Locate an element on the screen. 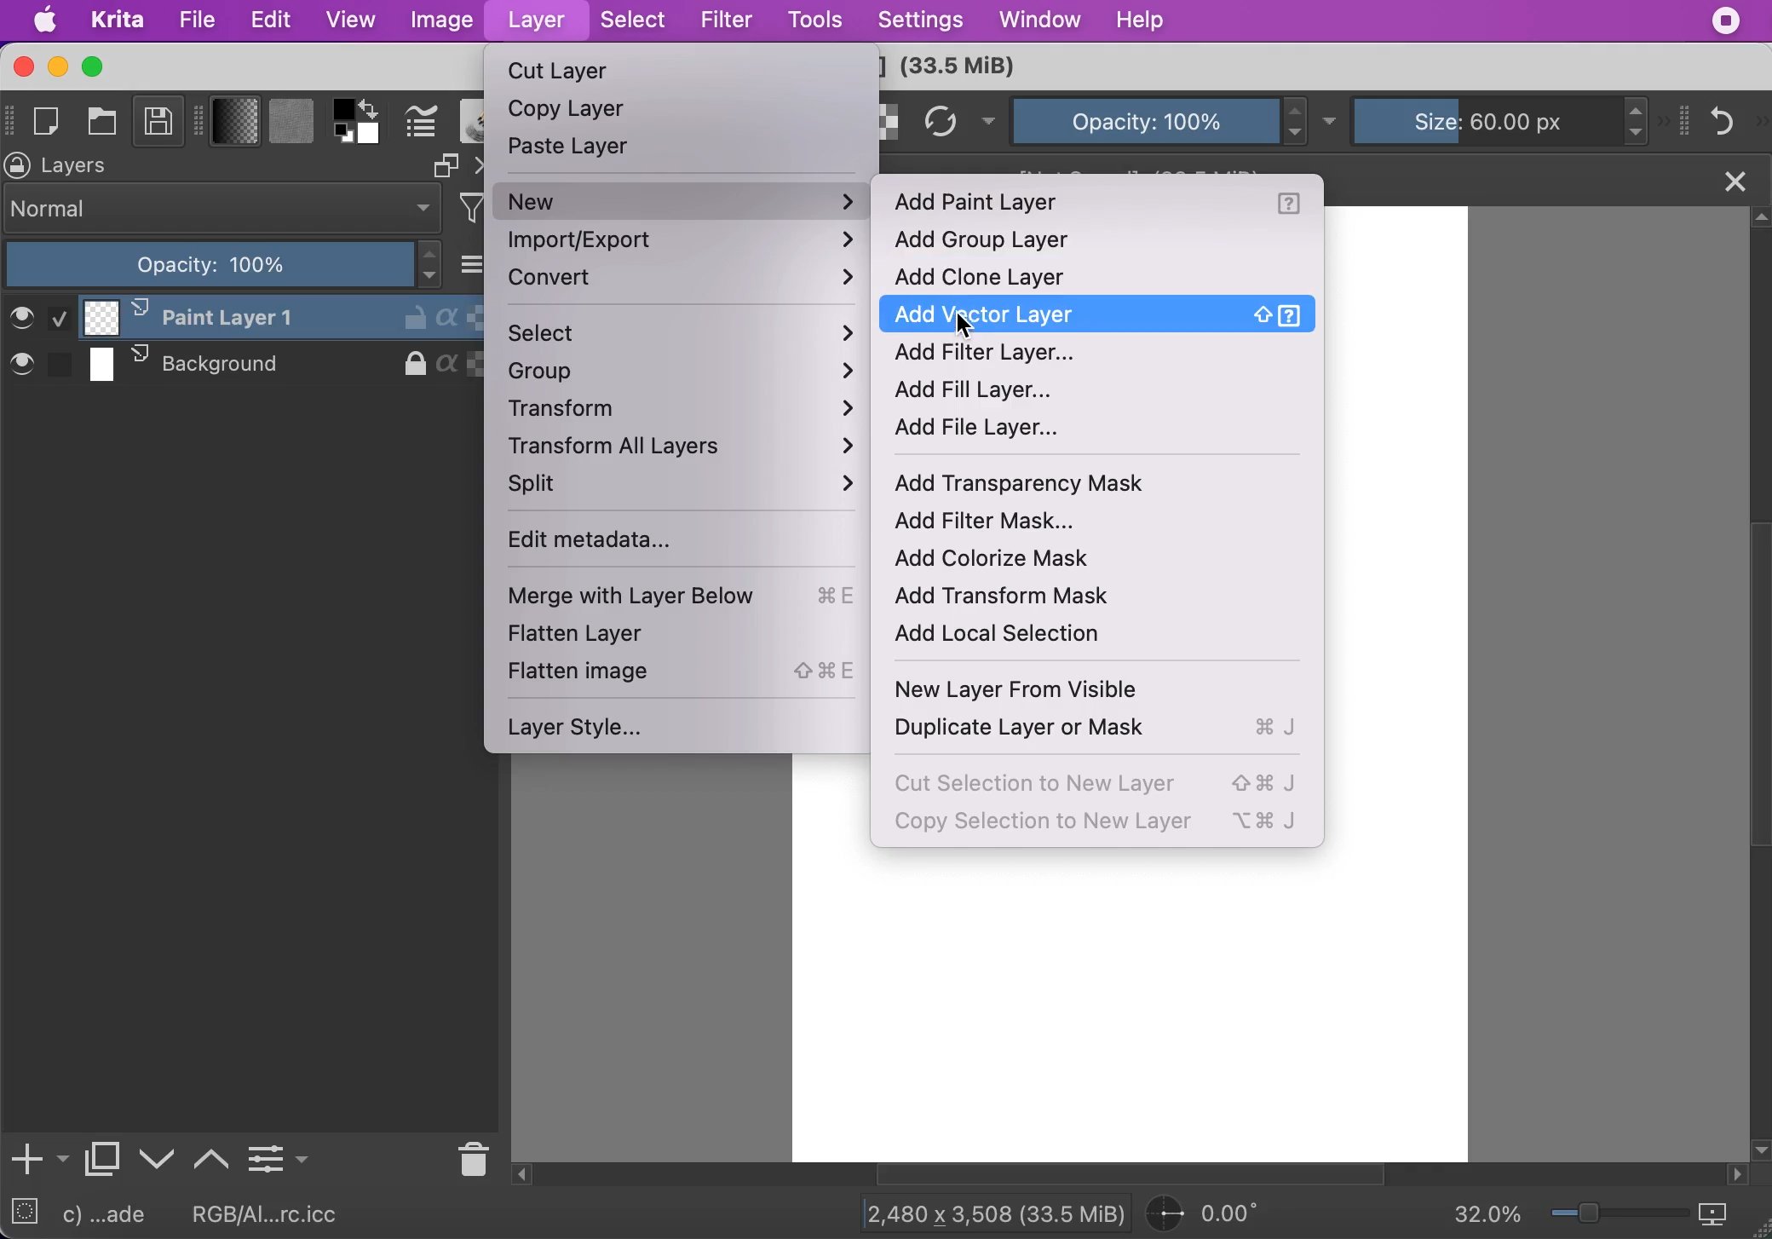 The width and height of the screenshot is (1772, 1239). rotation is located at coordinates (1213, 1214).